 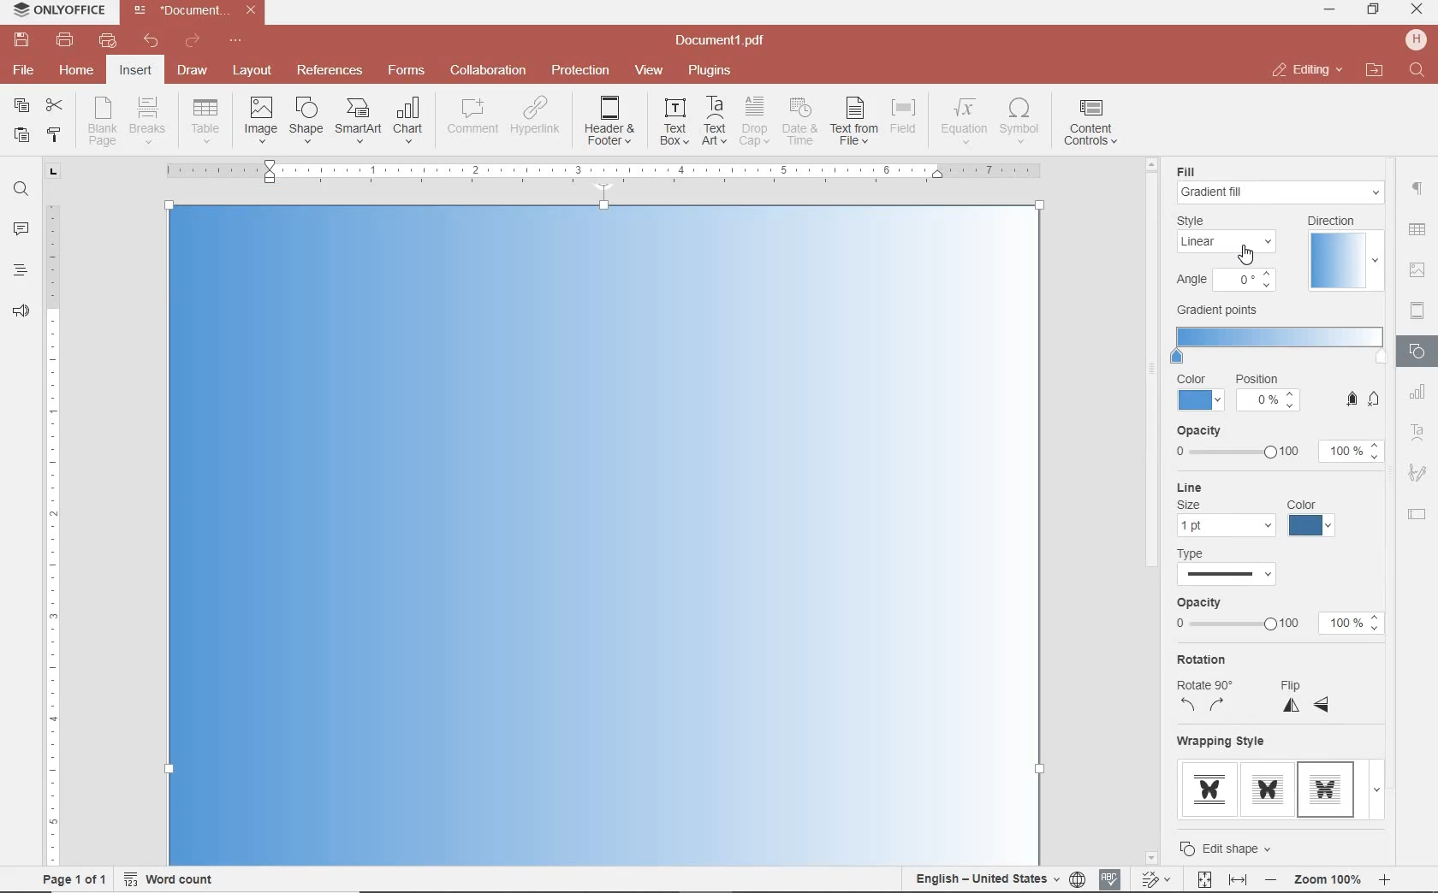 What do you see at coordinates (261, 119) in the screenshot?
I see `INSERT IMAGES` at bounding box center [261, 119].